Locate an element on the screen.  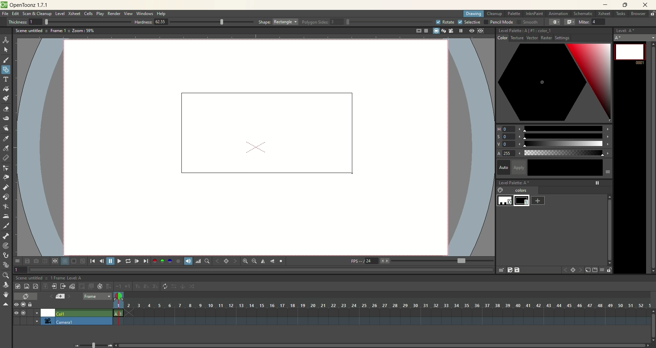
decrease step is located at coordinates (118, 287).